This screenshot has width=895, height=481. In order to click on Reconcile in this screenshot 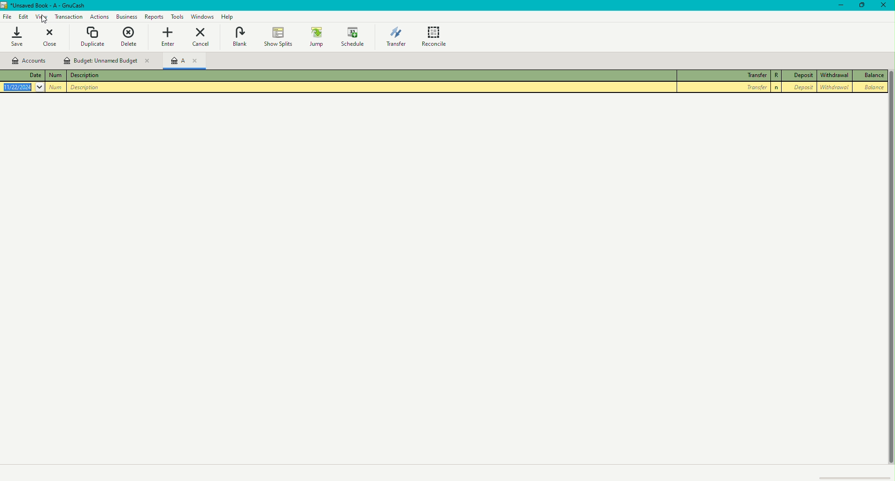, I will do `click(435, 35)`.